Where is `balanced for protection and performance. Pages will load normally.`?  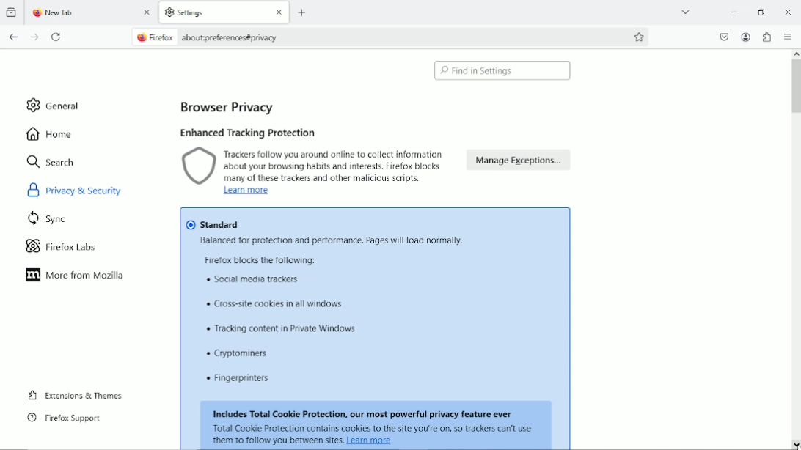
balanced for protection and performance. Pages will load normally. is located at coordinates (329, 243).